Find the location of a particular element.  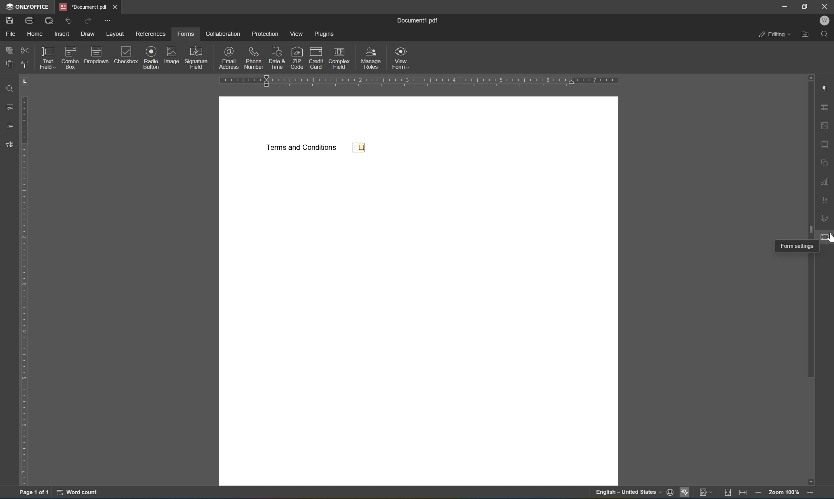

fit to width is located at coordinates (742, 493).